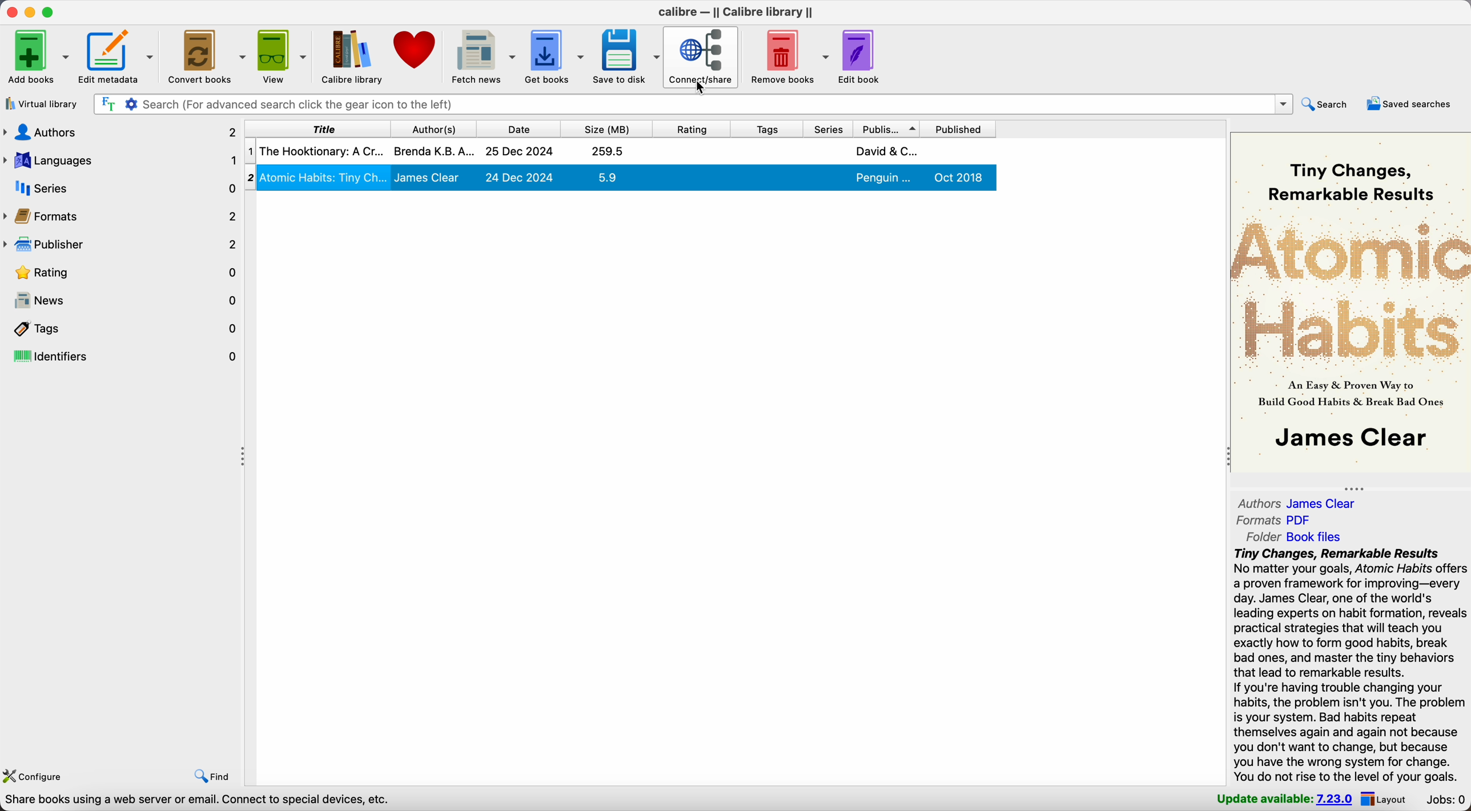 Image resolution: width=1471 pixels, height=811 pixels. What do you see at coordinates (702, 58) in the screenshot?
I see `click on connect/share` at bounding box center [702, 58].